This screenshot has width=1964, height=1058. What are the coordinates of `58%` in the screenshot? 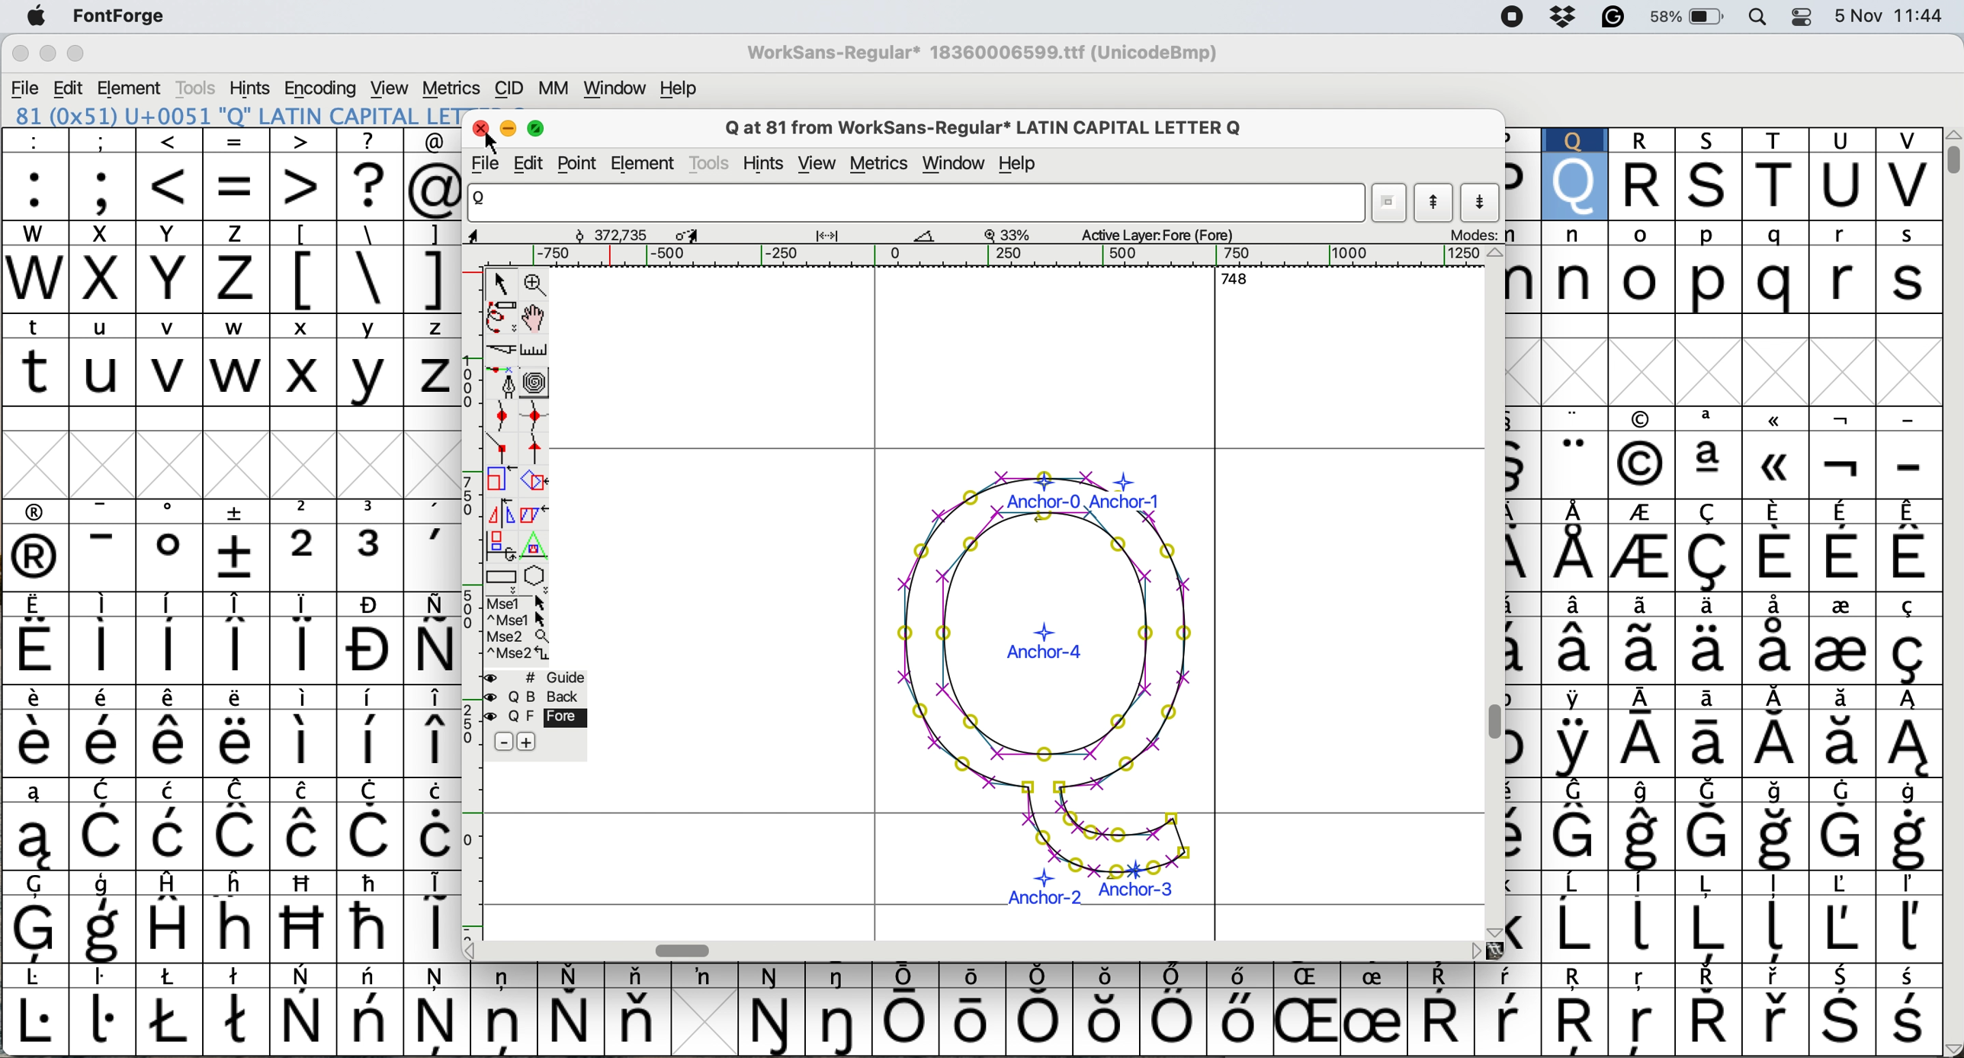 It's located at (1692, 18).